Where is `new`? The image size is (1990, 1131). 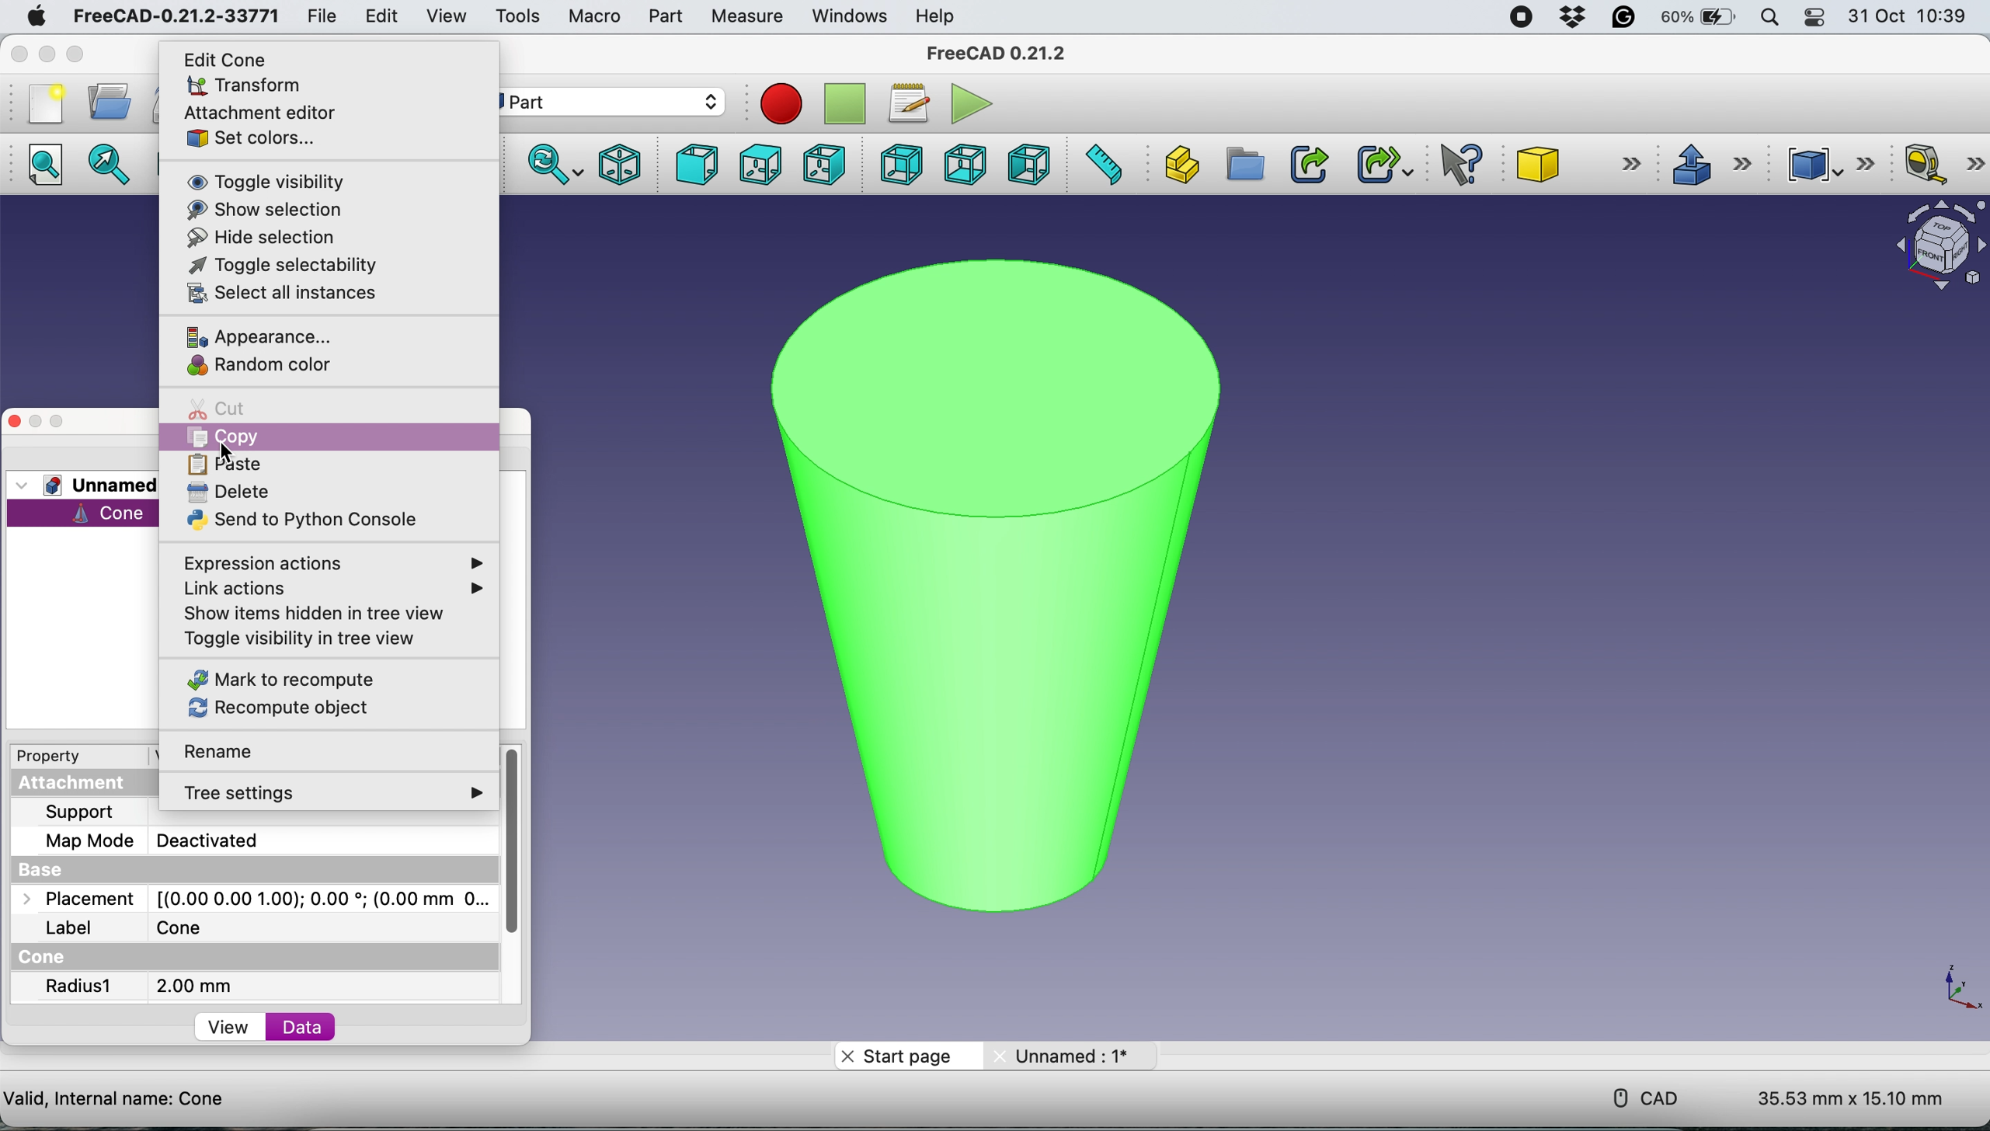 new is located at coordinates (41, 103).